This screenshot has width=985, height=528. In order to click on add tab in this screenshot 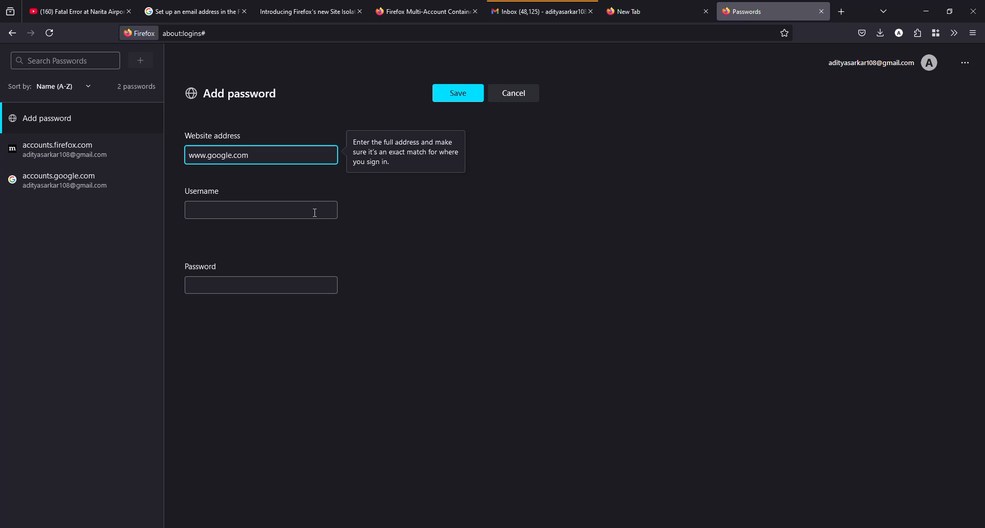, I will do `click(841, 11)`.